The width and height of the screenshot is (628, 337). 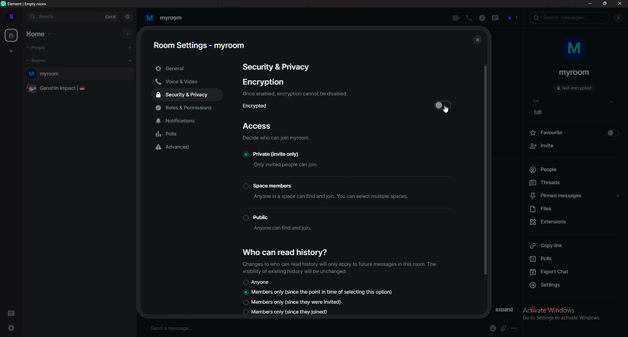 What do you see at coordinates (263, 82) in the screenshot?
I see `encryption` at bounding box center [263, 82].